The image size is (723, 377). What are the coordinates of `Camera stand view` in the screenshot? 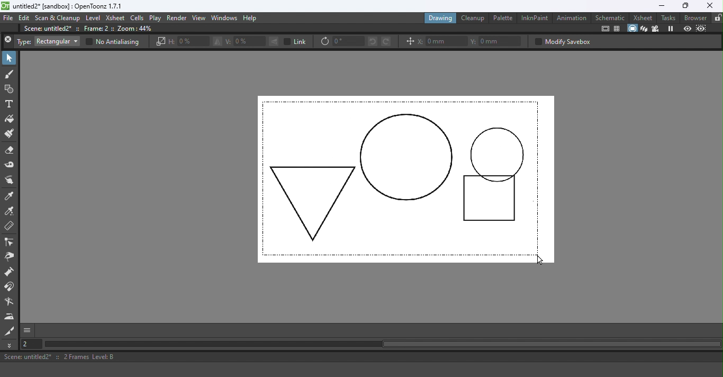 It's located at (631, 28).